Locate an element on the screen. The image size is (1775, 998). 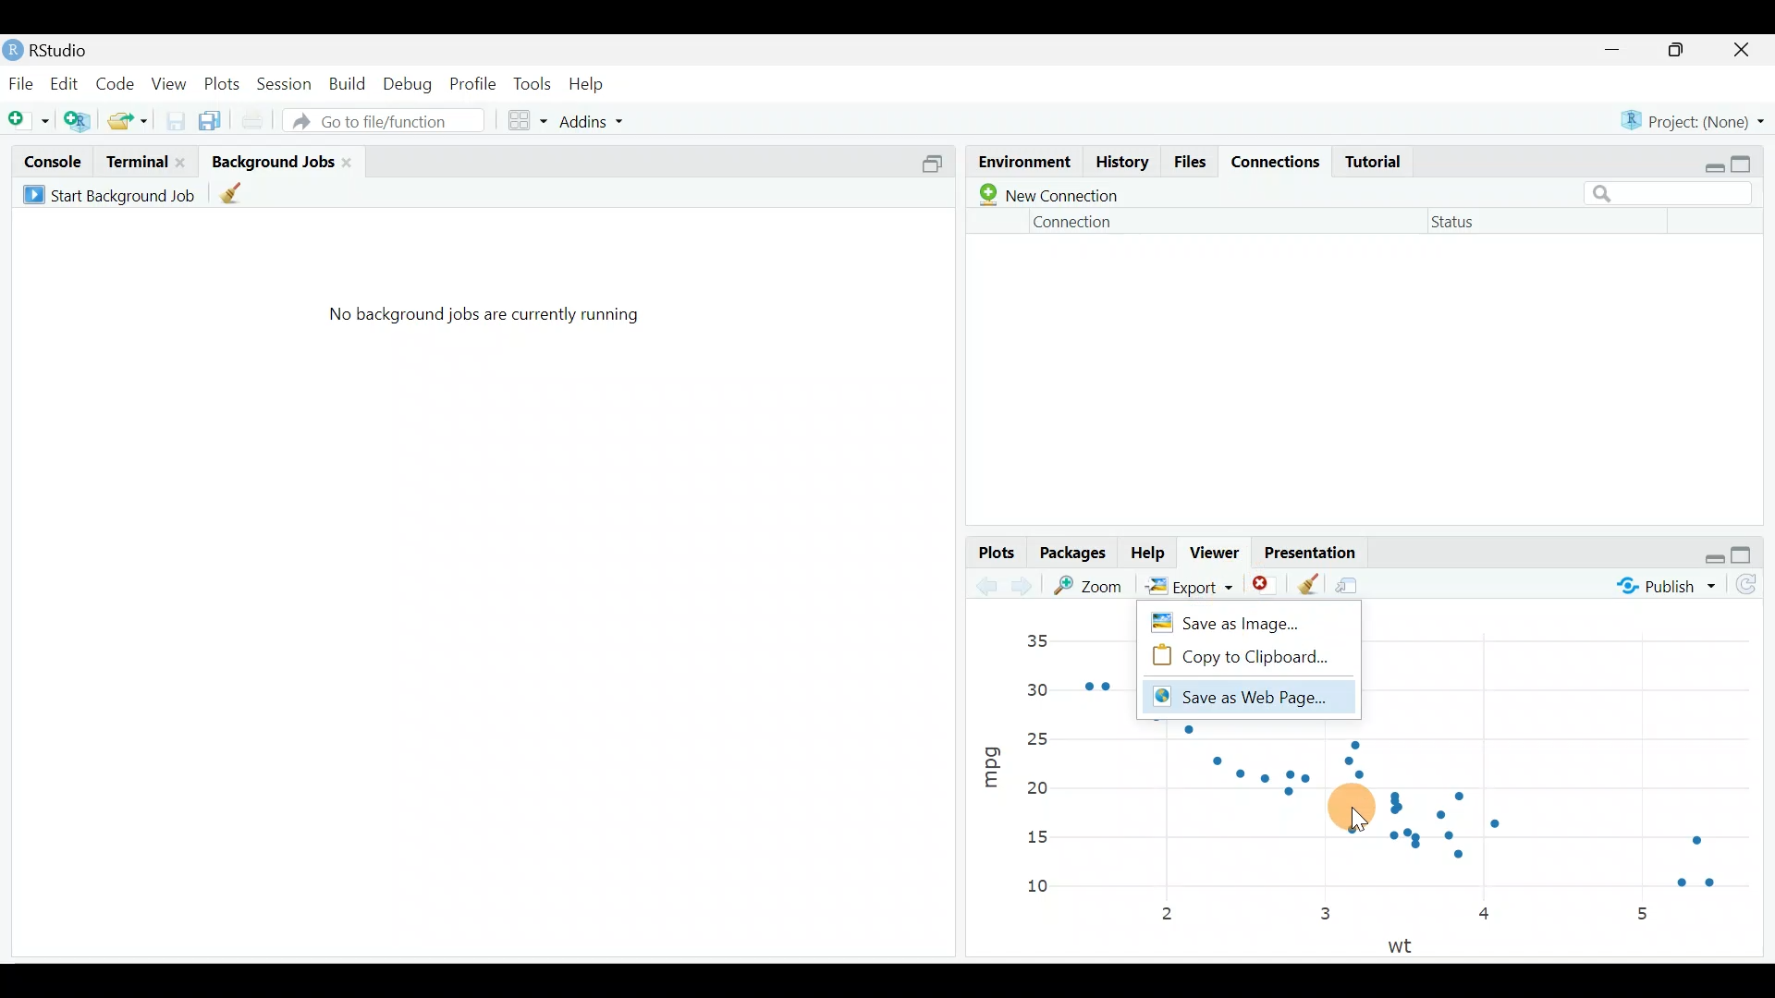
Packages is located at coordinates (1075, 554).